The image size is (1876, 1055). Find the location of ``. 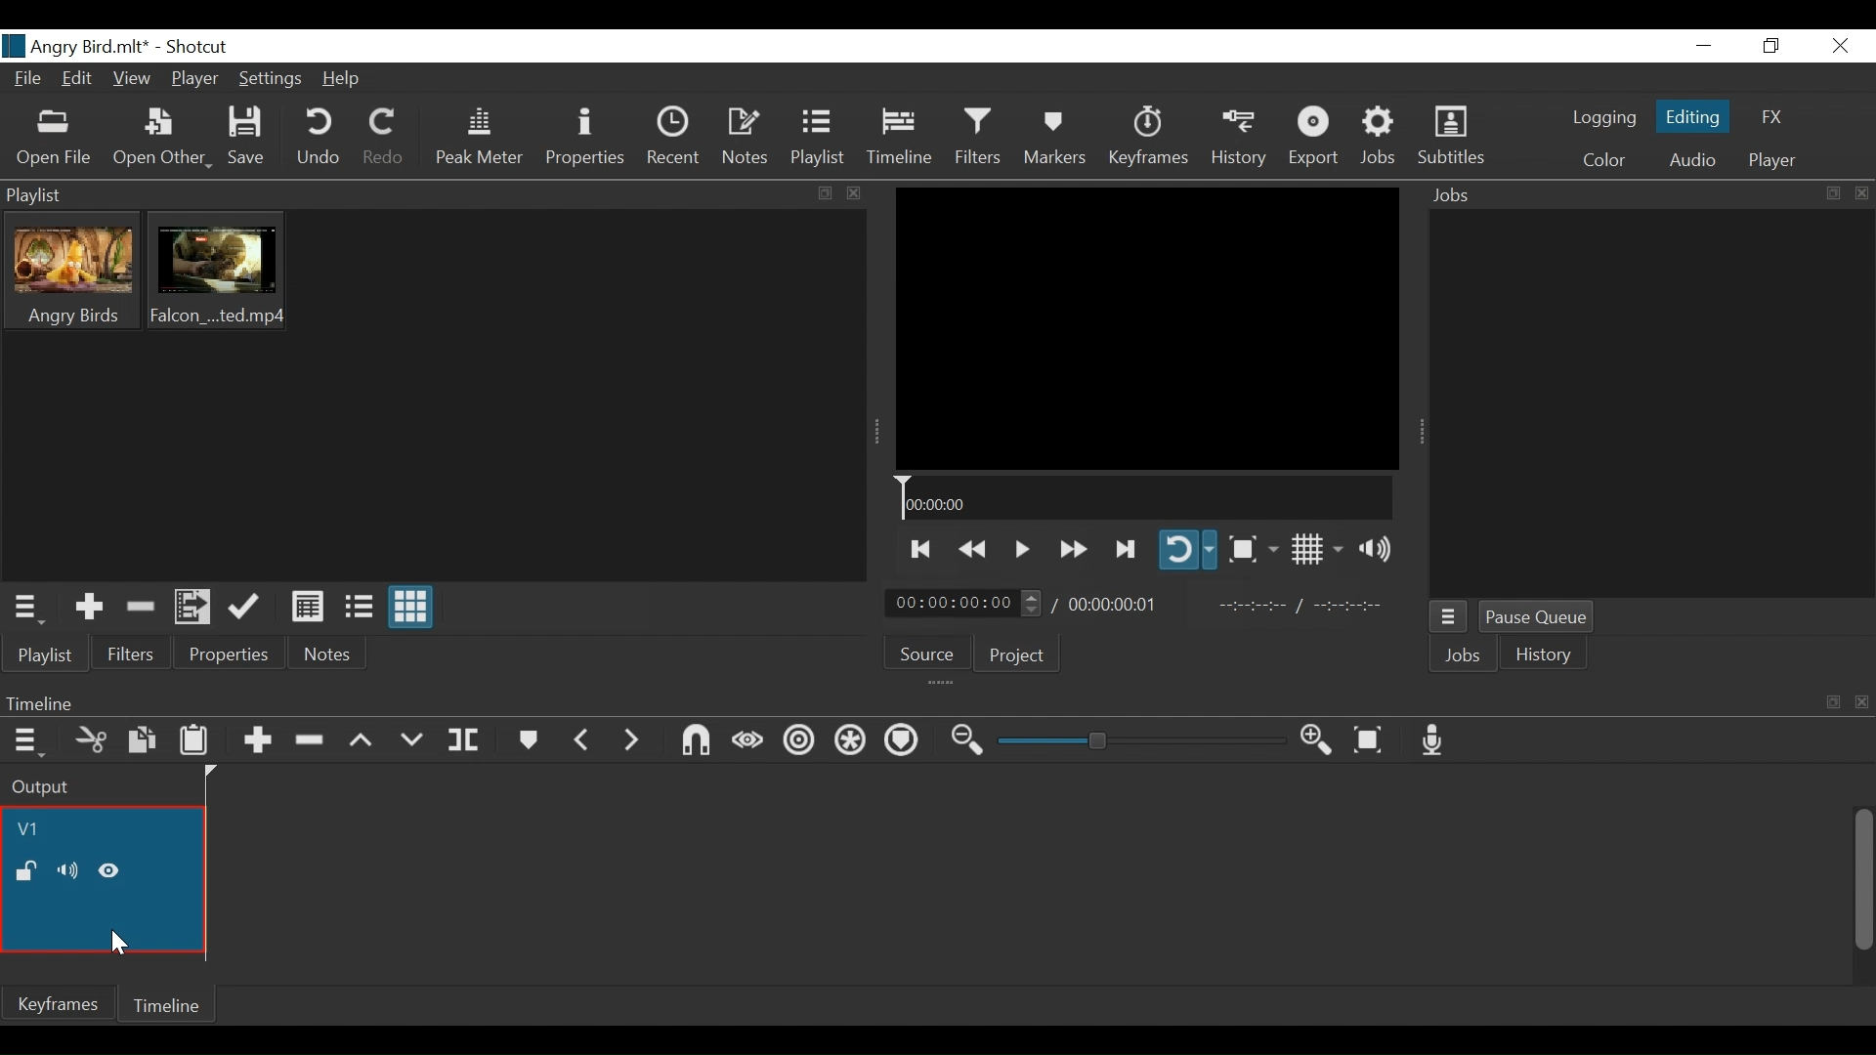

 is located at coordinates (978, 139).